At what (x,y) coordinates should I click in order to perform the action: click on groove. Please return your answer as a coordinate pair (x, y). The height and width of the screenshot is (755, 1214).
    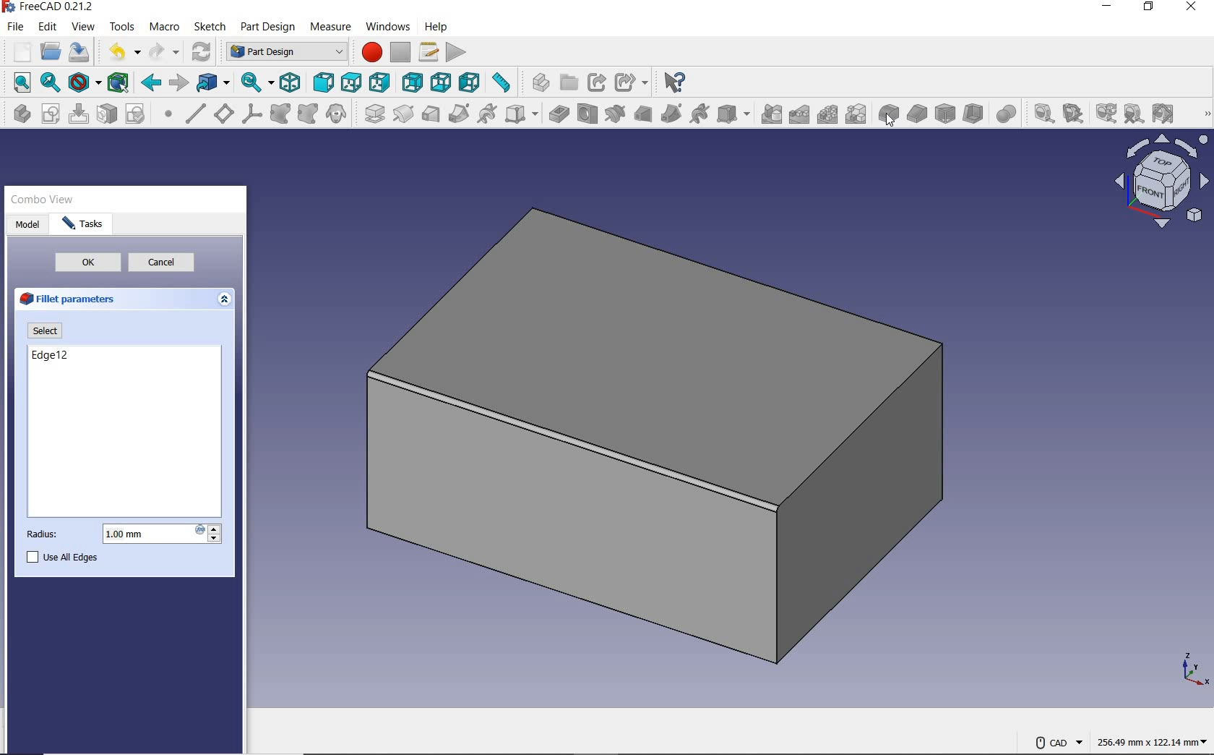
    Looking at the image, I should click on (614, 114).